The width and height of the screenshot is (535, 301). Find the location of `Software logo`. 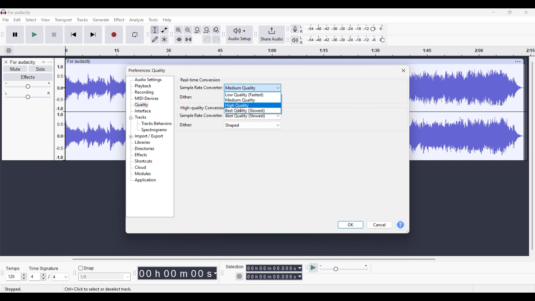

Software logo is located at coordinates (4, 12).